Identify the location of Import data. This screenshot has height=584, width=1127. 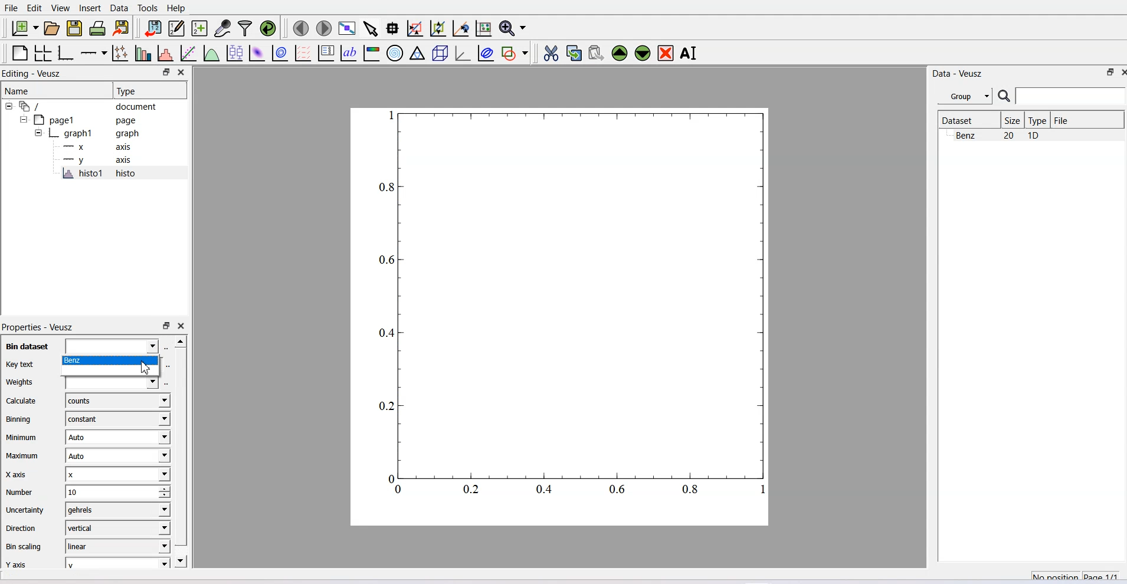
(153, 28).